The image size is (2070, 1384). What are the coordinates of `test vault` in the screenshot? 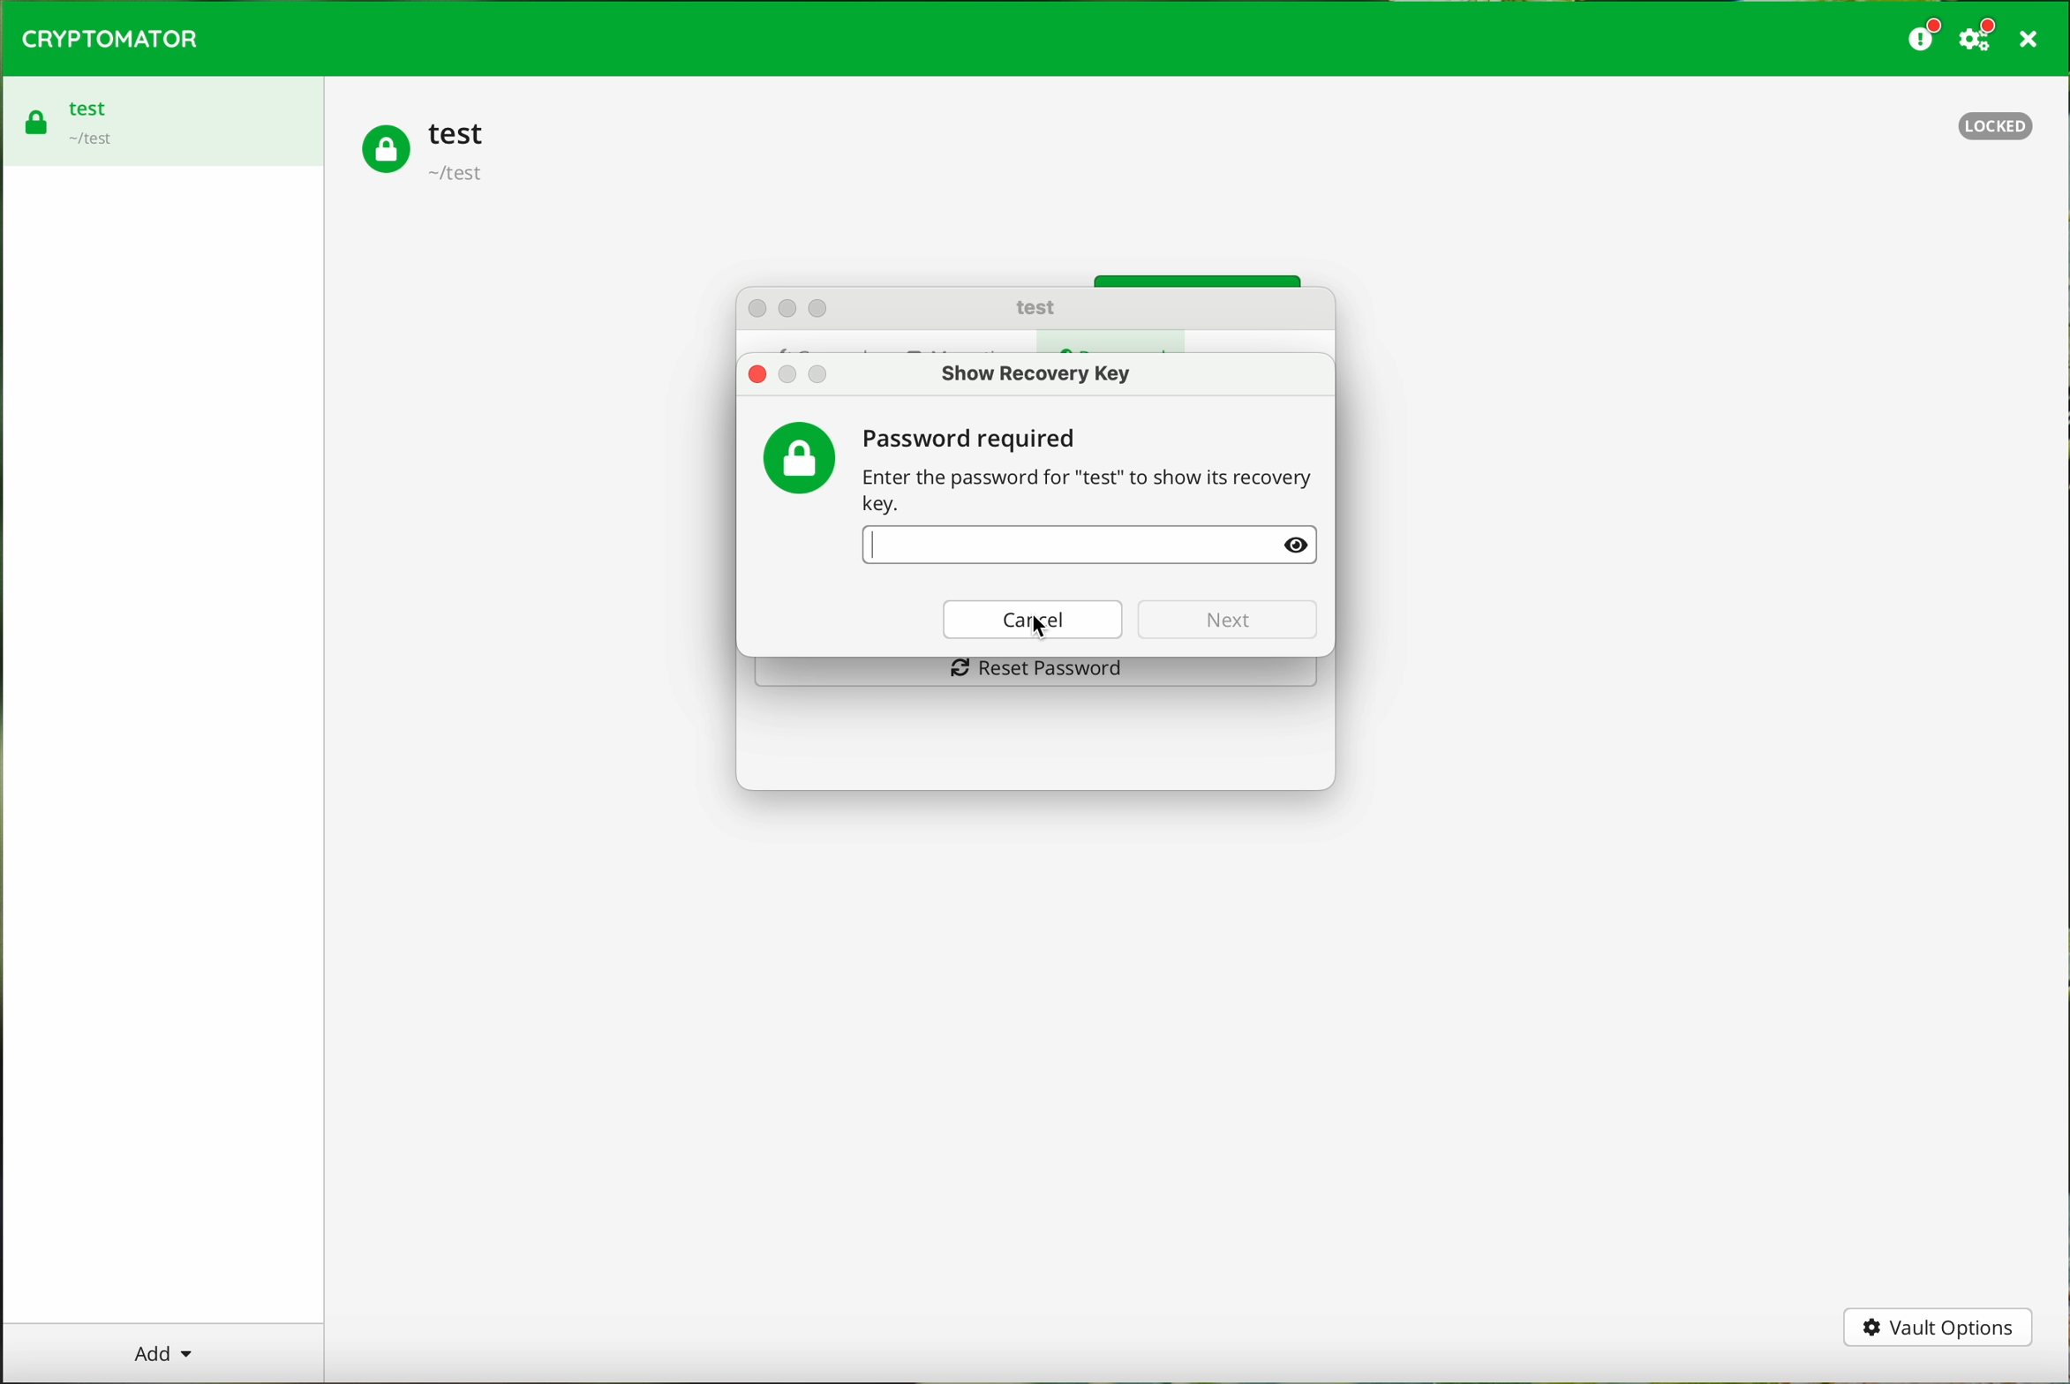 It's located at (75, 116).